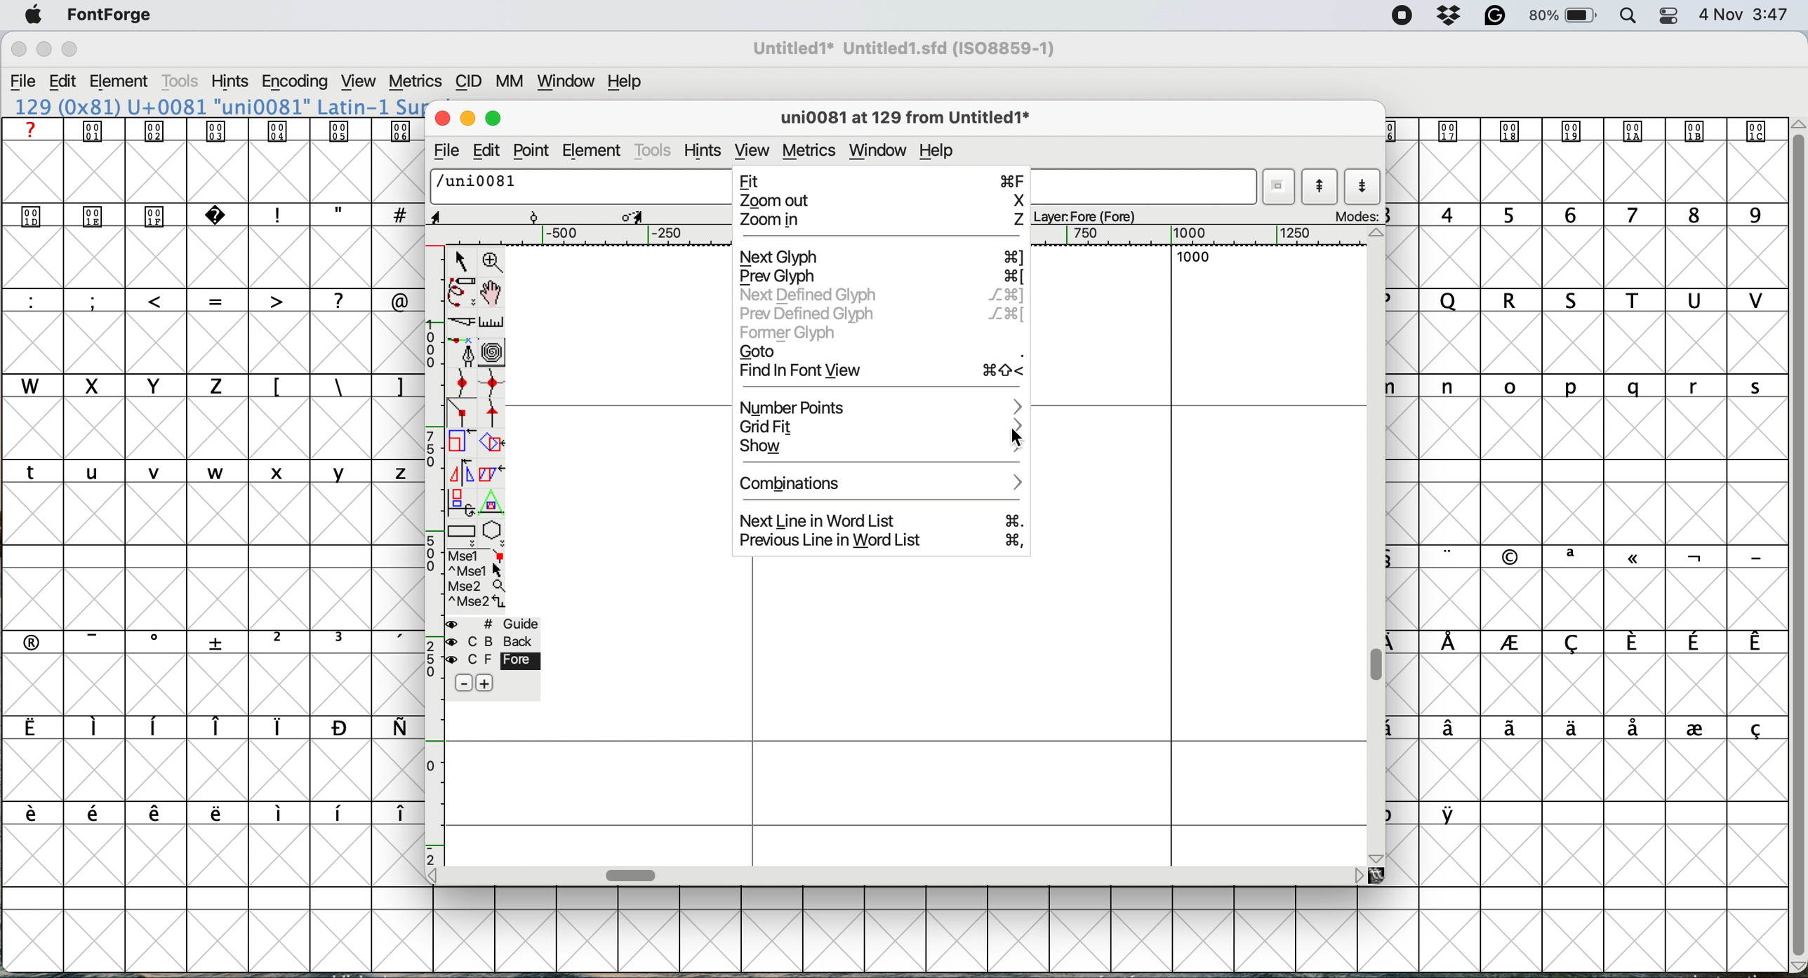  Describe the element at coordinates (432, 555) in the screenshot. I see `vertical scale` at that location.